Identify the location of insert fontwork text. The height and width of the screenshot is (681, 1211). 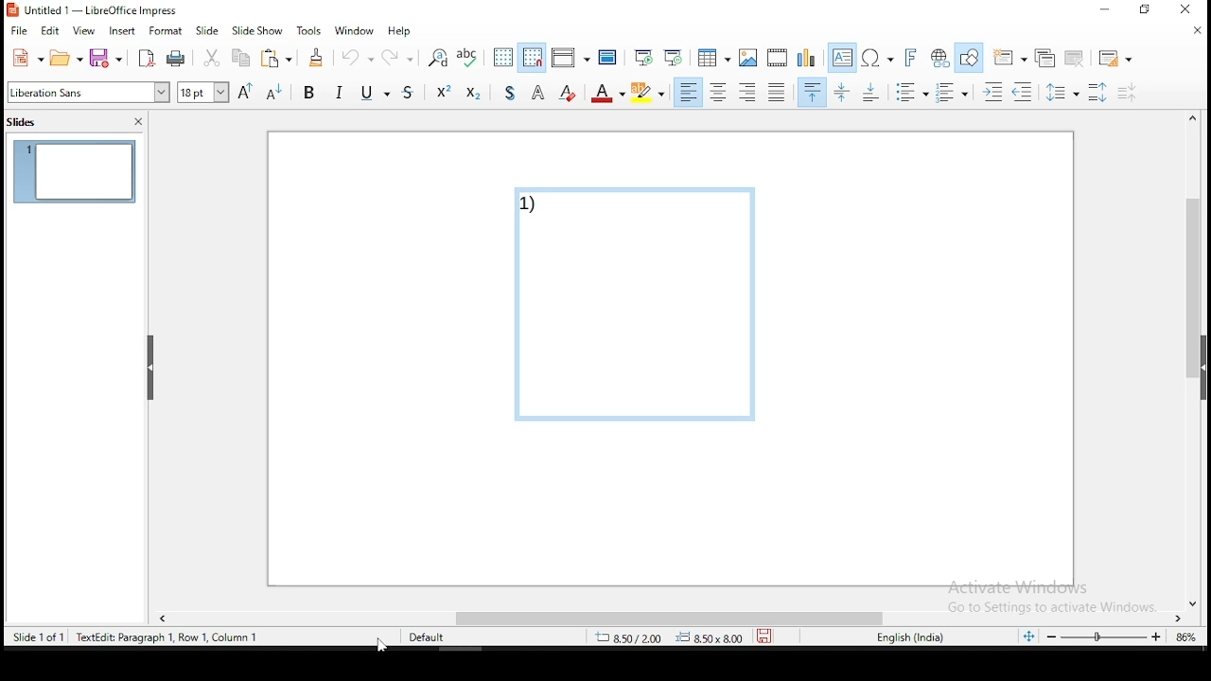
(910, 58).